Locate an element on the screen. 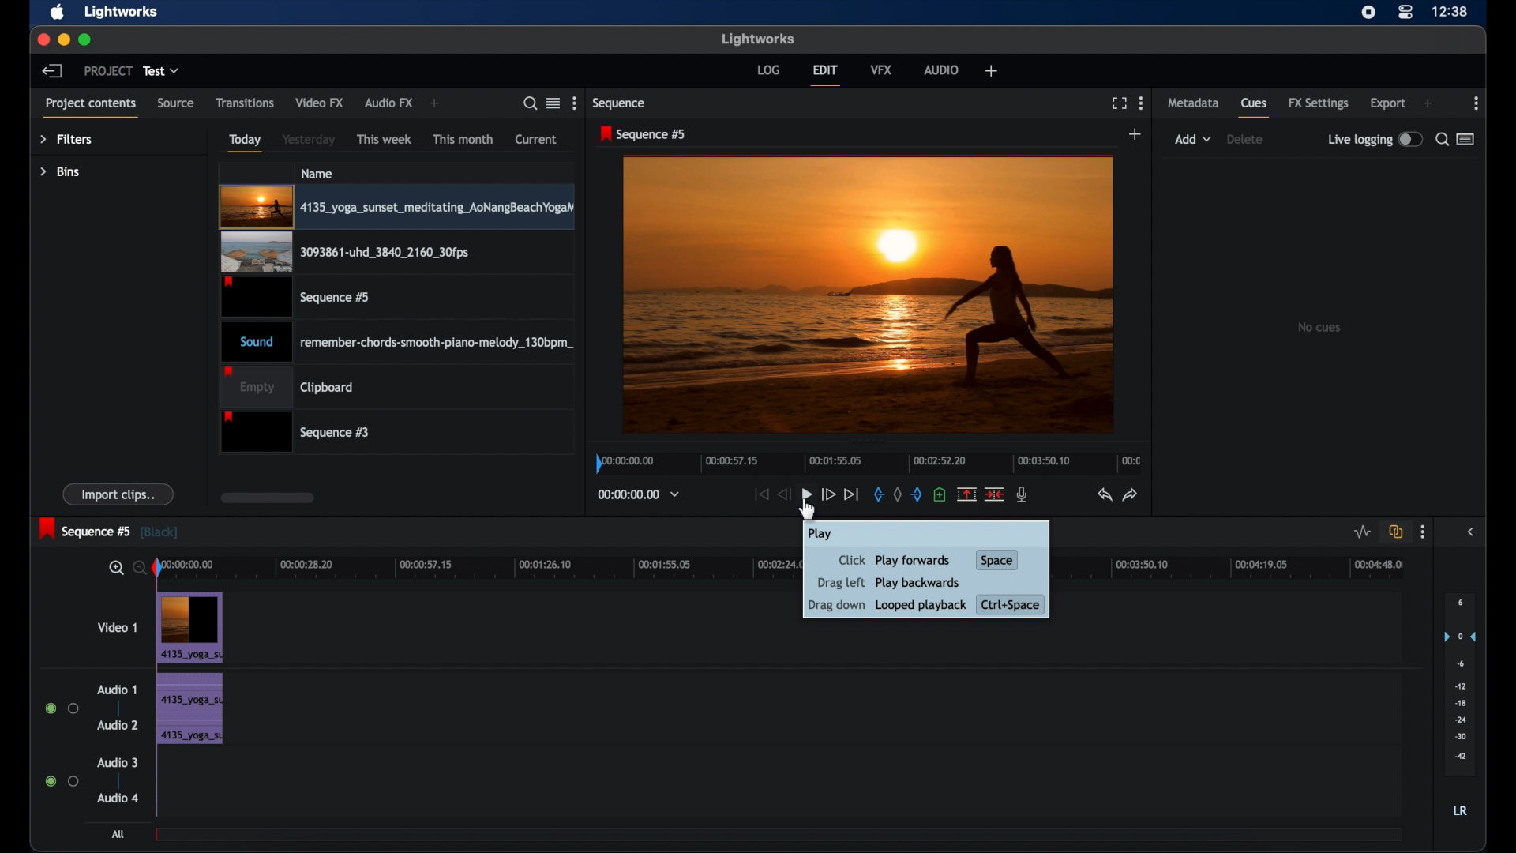 The height and width of the screenshot is (853, 1516). lr is located at coordinates (1461, 810).